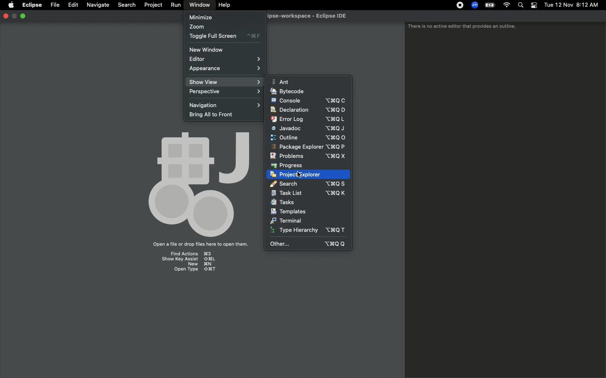 The height and width of the screenshot is (378, 606). I want to click on Bring all to front, so click(213, 115).